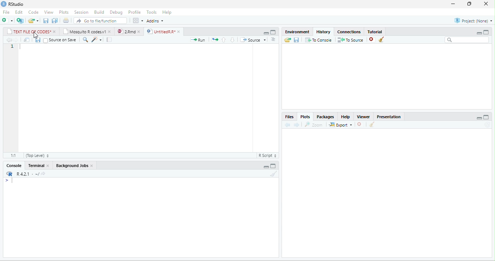 This screenshot has height=261, width=495. Describe the element at coordinates (82, 12) in the screenshot. I see `Session` at that location.